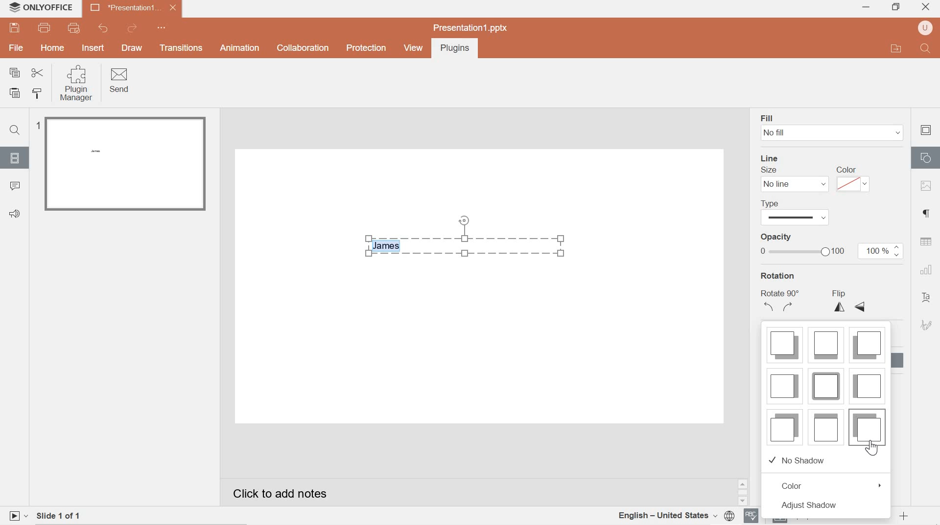 The width and height of the screenshot is (940, 525). I want to click on Animation, so click(240, 47).